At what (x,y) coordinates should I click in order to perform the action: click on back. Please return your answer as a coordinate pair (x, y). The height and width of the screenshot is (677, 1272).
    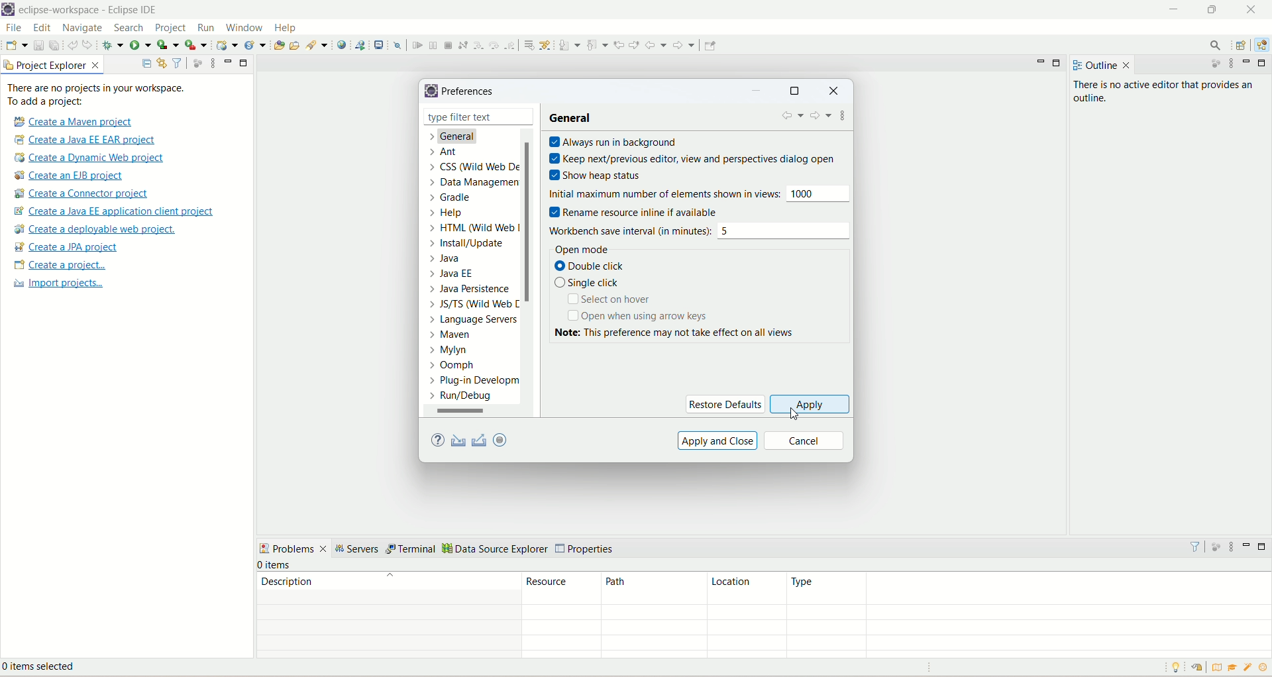
    Looking at the image, I should click on (656, 45).